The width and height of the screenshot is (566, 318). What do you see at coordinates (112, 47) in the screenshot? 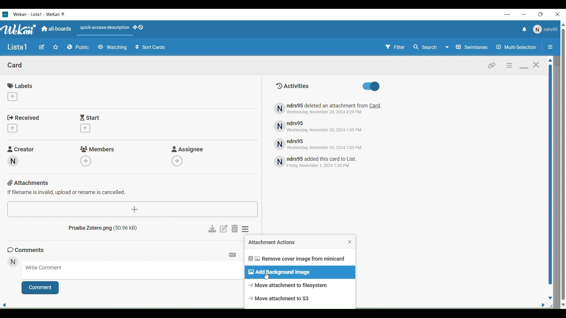
I see `Watching` at bounding box center [112, 47].